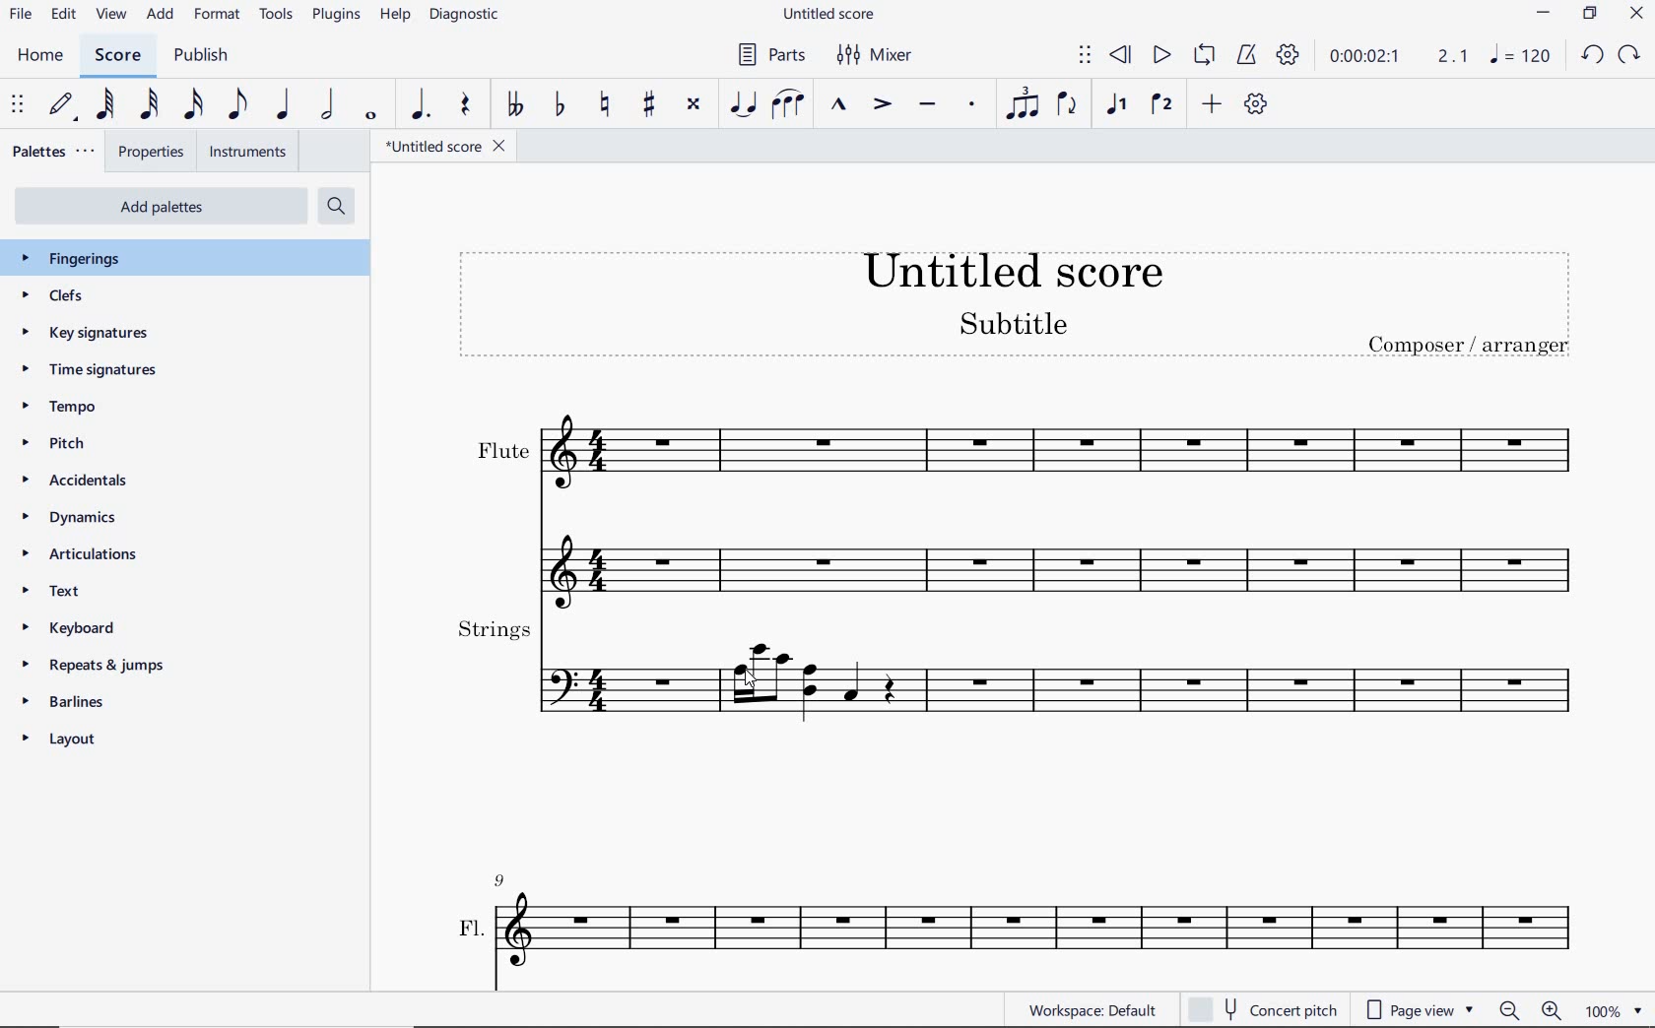  I want to click on parts, so click(767, 54).